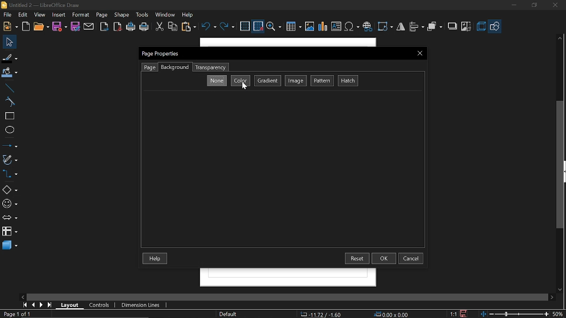 This screenshot has height=318, width=566. What do you see at coordinates (17, 314) in the screenshot?
I see `Current page` at bounding box center [17, 314].